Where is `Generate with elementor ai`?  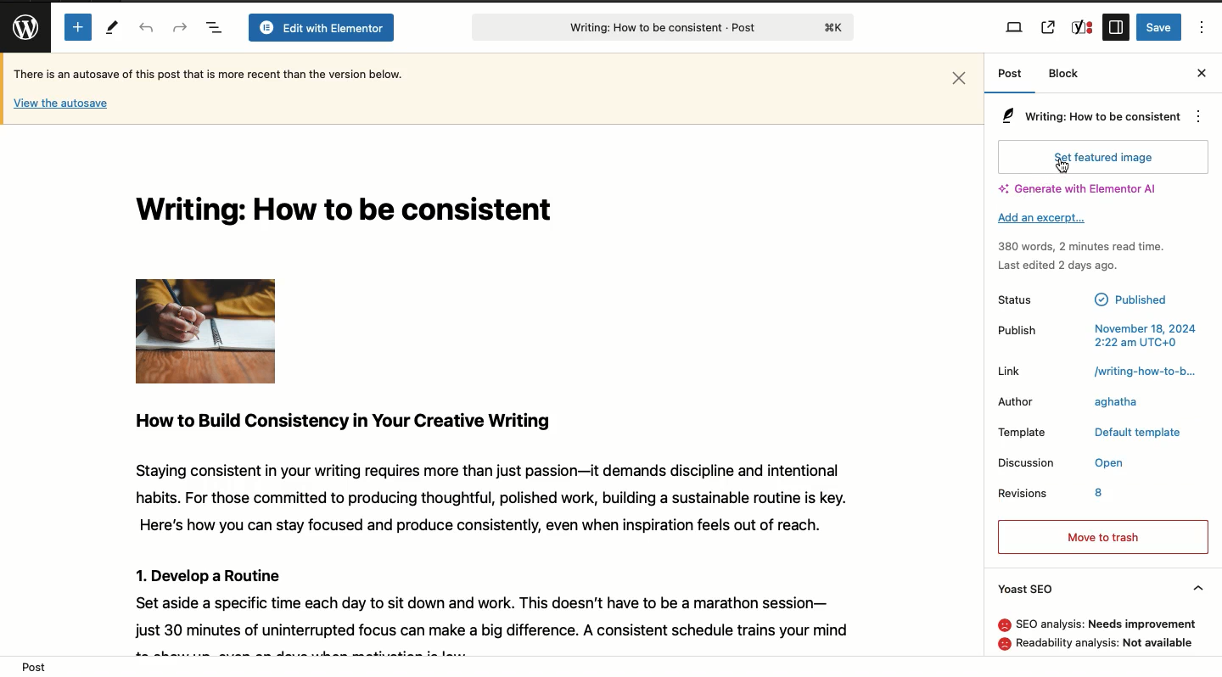
Generate with elementor ai is located at coordinates (1084, 187).